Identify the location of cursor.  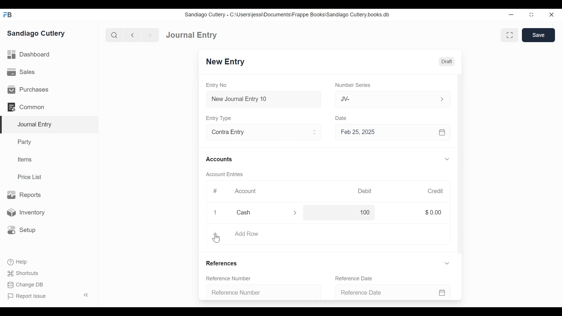
(217, 239).